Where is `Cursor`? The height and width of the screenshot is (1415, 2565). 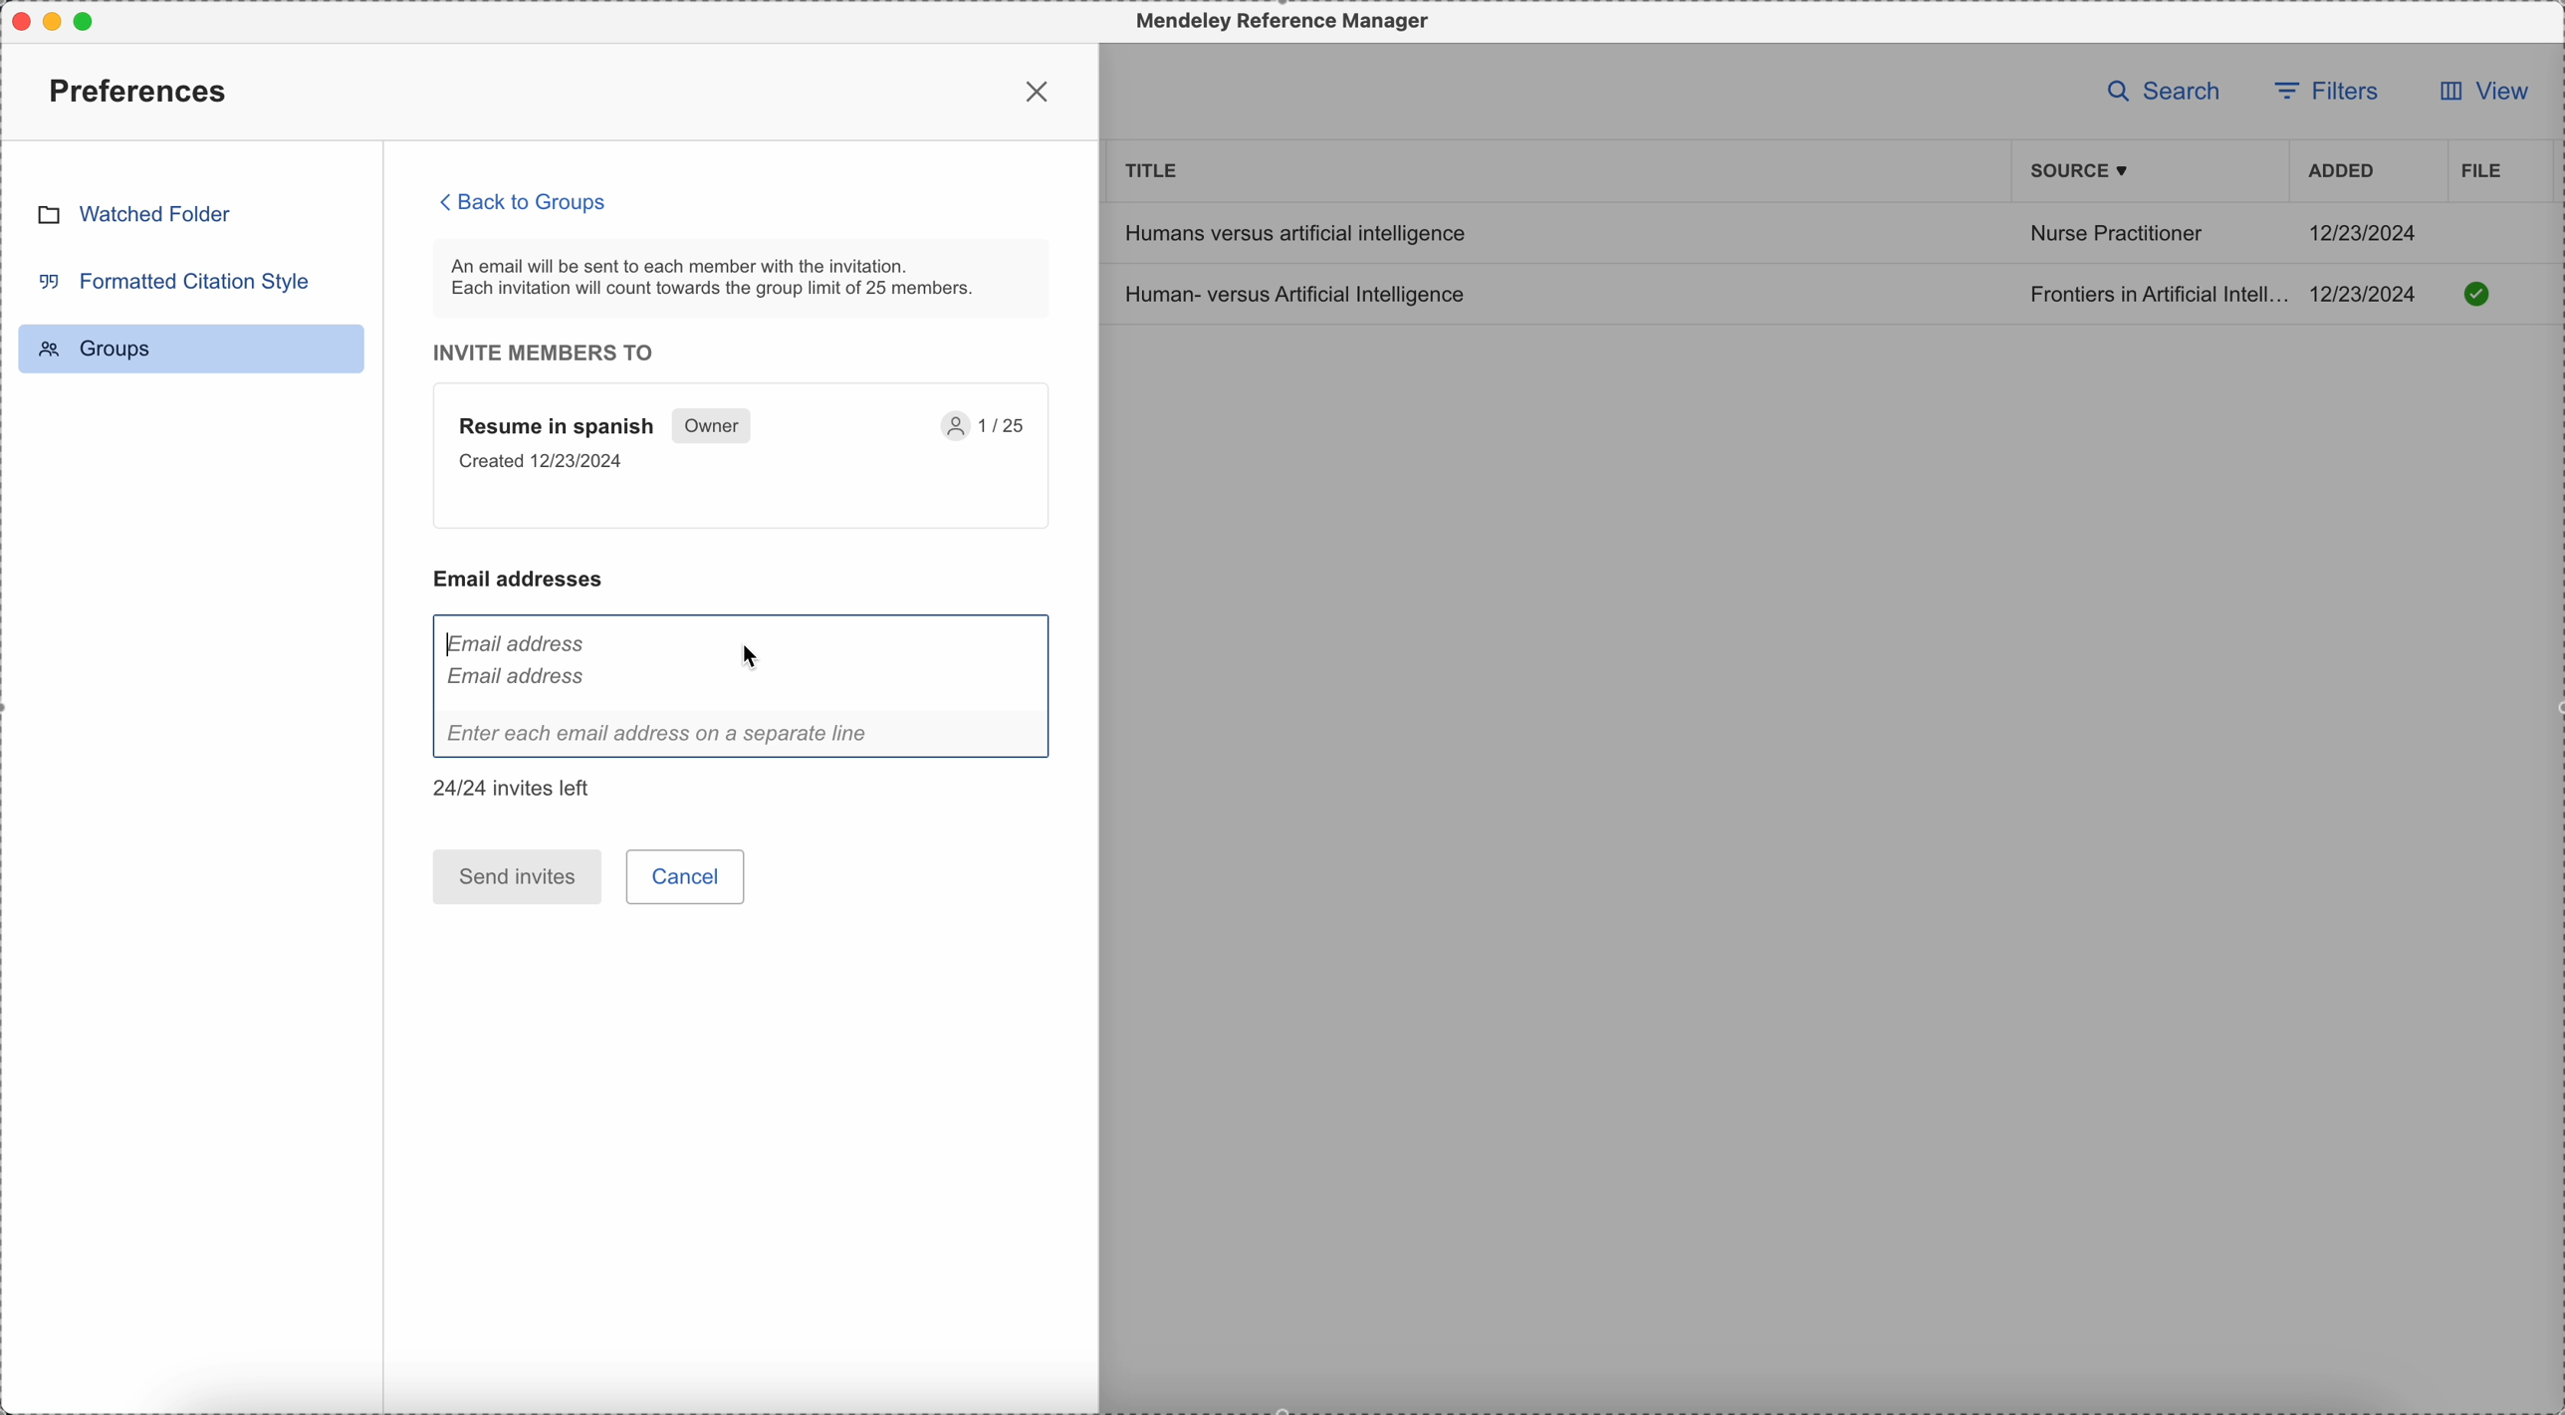
Cursor is located at coordinates (822, 654).